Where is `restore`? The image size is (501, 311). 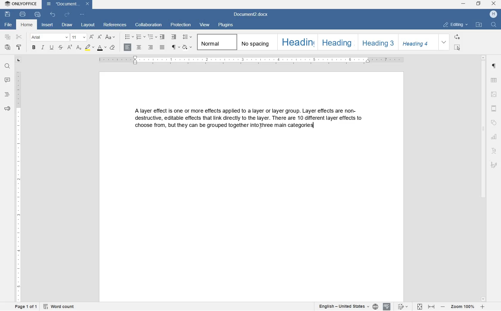
restore is located at coordinates (478, 4).